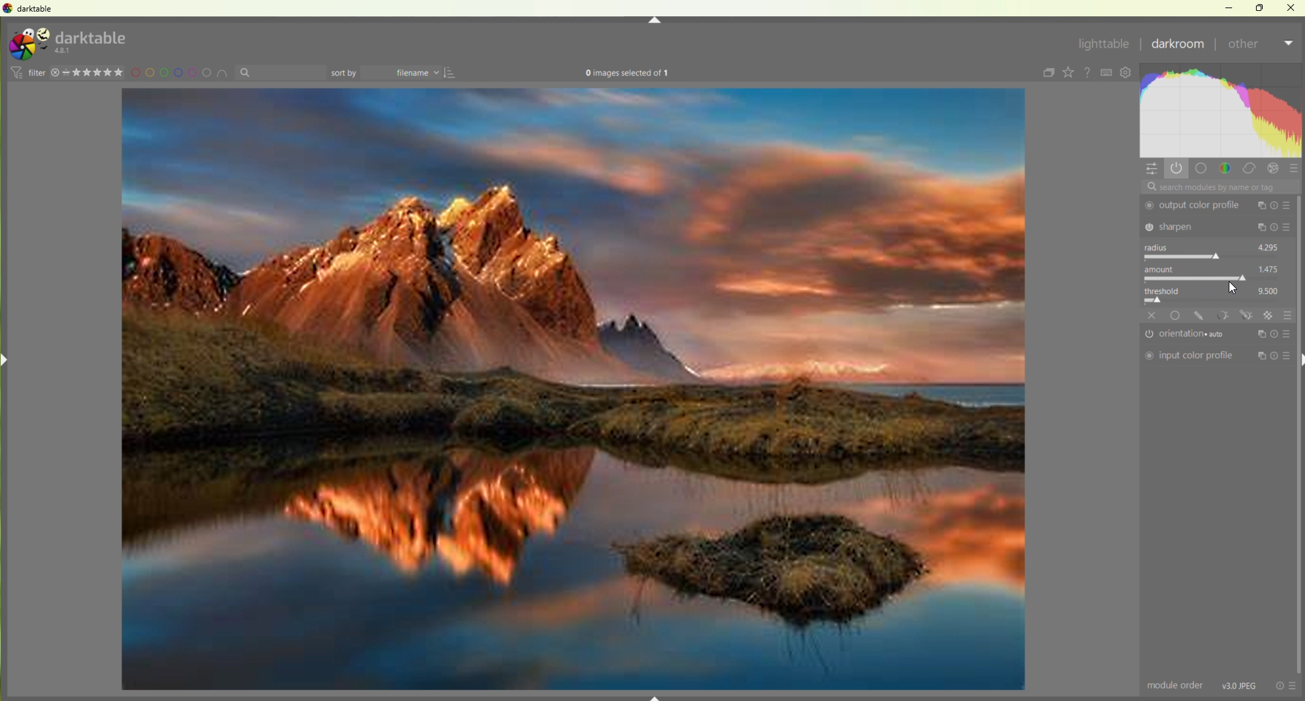 Image resolution: width=1305 pixels, height=701 pixels. Describe the element at coordinates (1259, 46) in the screenshot. I see `Other` at that location.